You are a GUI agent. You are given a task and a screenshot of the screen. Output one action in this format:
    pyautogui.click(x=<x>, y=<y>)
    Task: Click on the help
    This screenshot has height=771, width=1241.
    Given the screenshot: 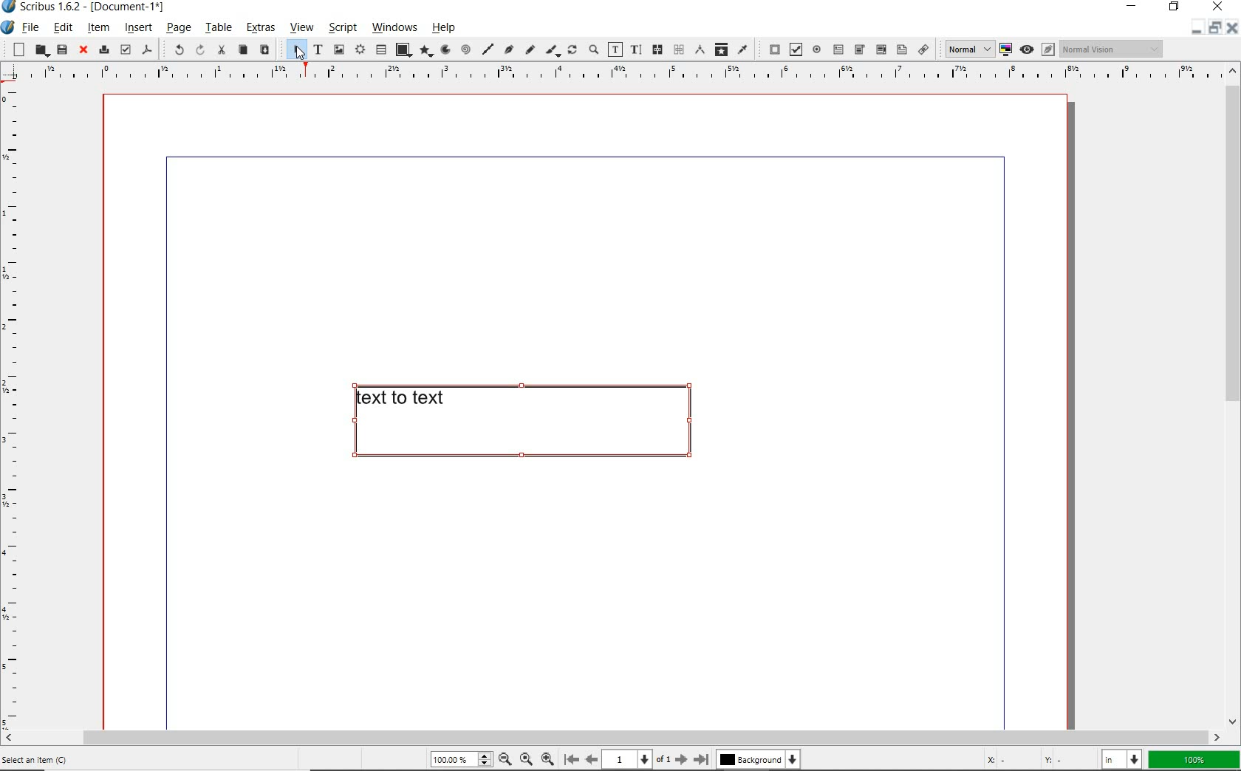 What is the action you would take?
    pyautogui.click(x=447, y=27)
    